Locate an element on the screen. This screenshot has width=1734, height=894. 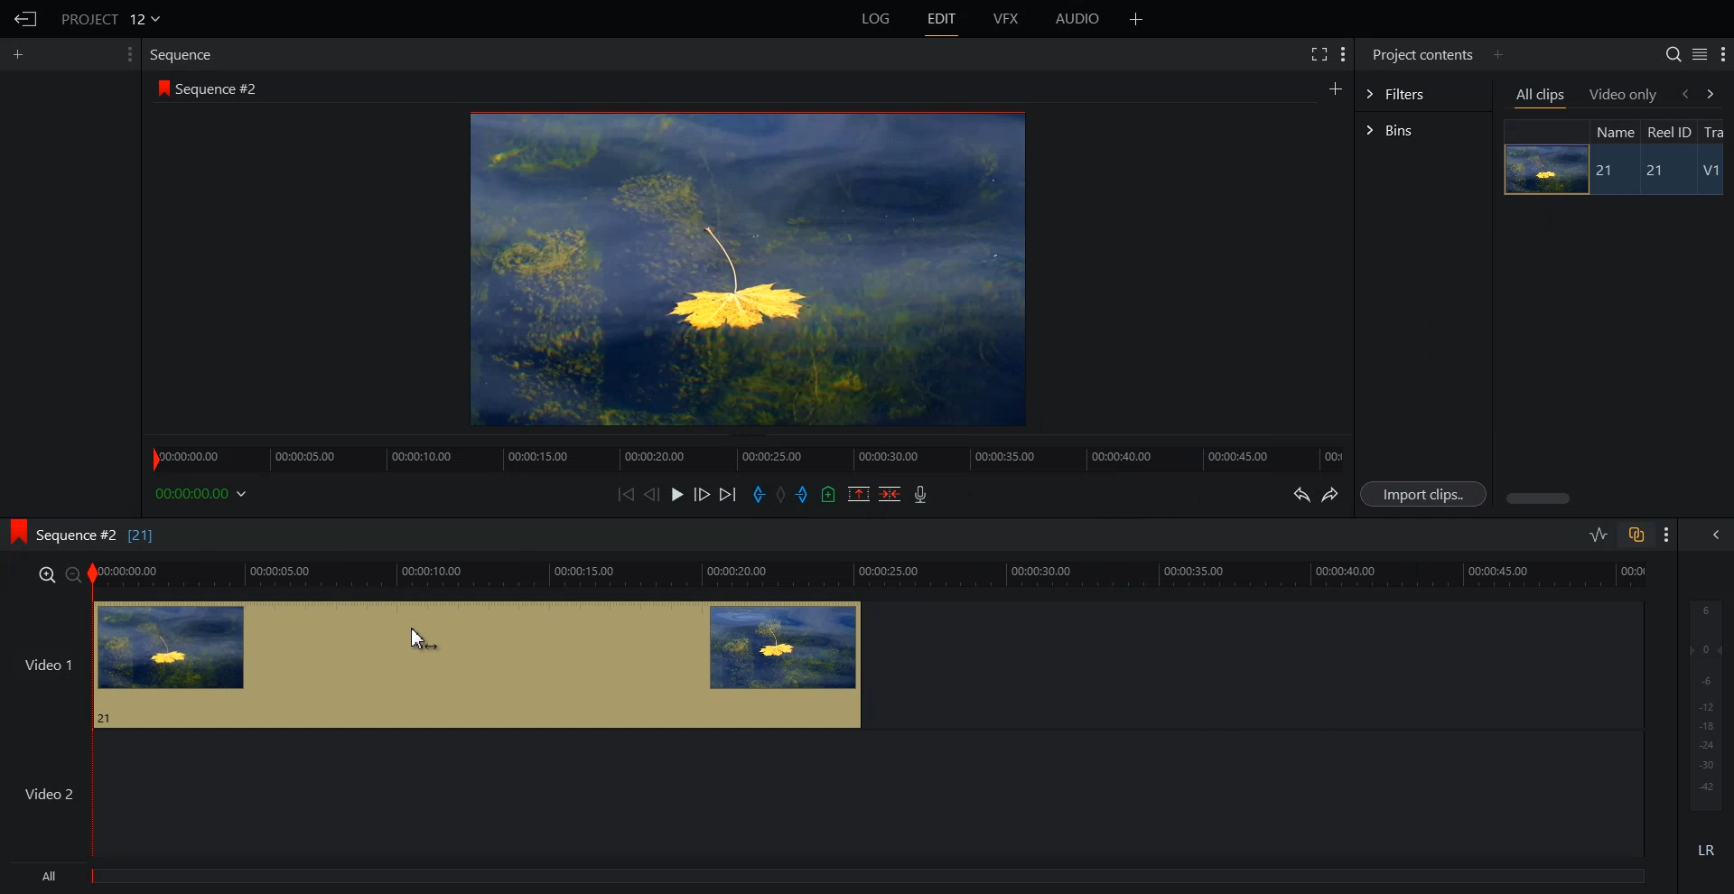
Move backward is located at coordinates (629, 494).